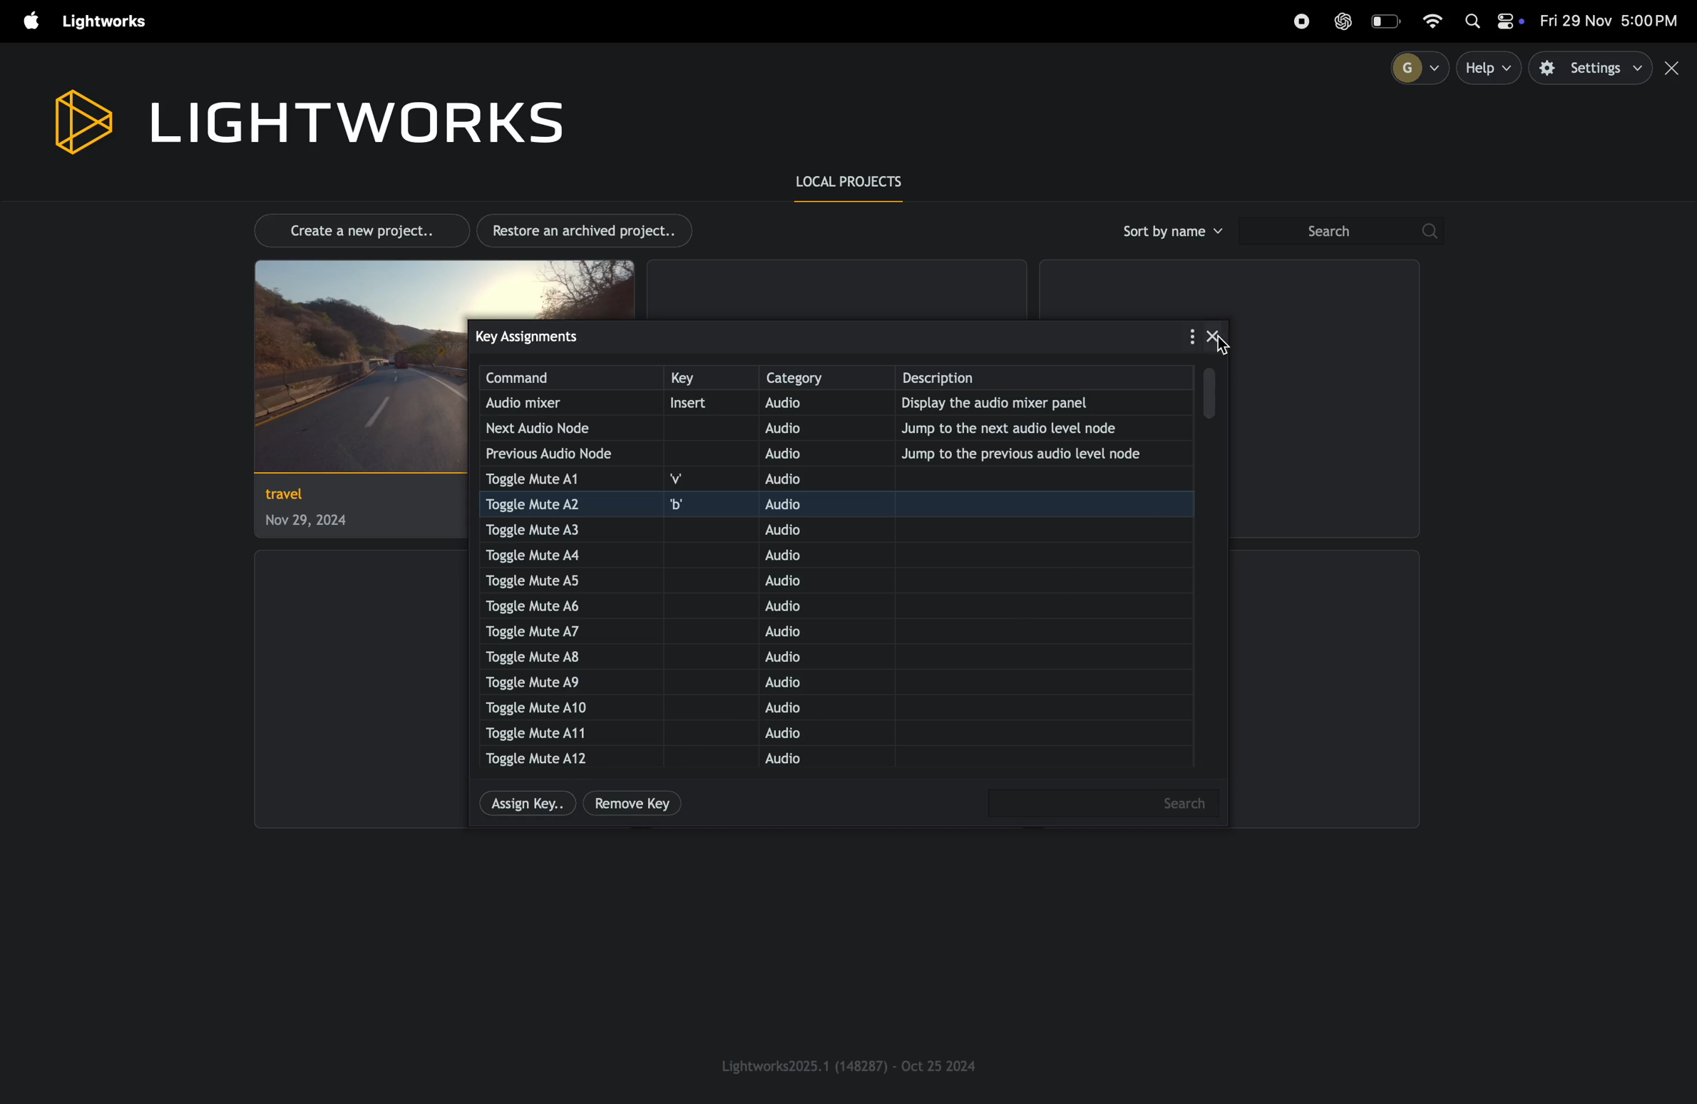  Describe the element at coordinates (309, 512) in the screenshot. I see `project travel` at that location.